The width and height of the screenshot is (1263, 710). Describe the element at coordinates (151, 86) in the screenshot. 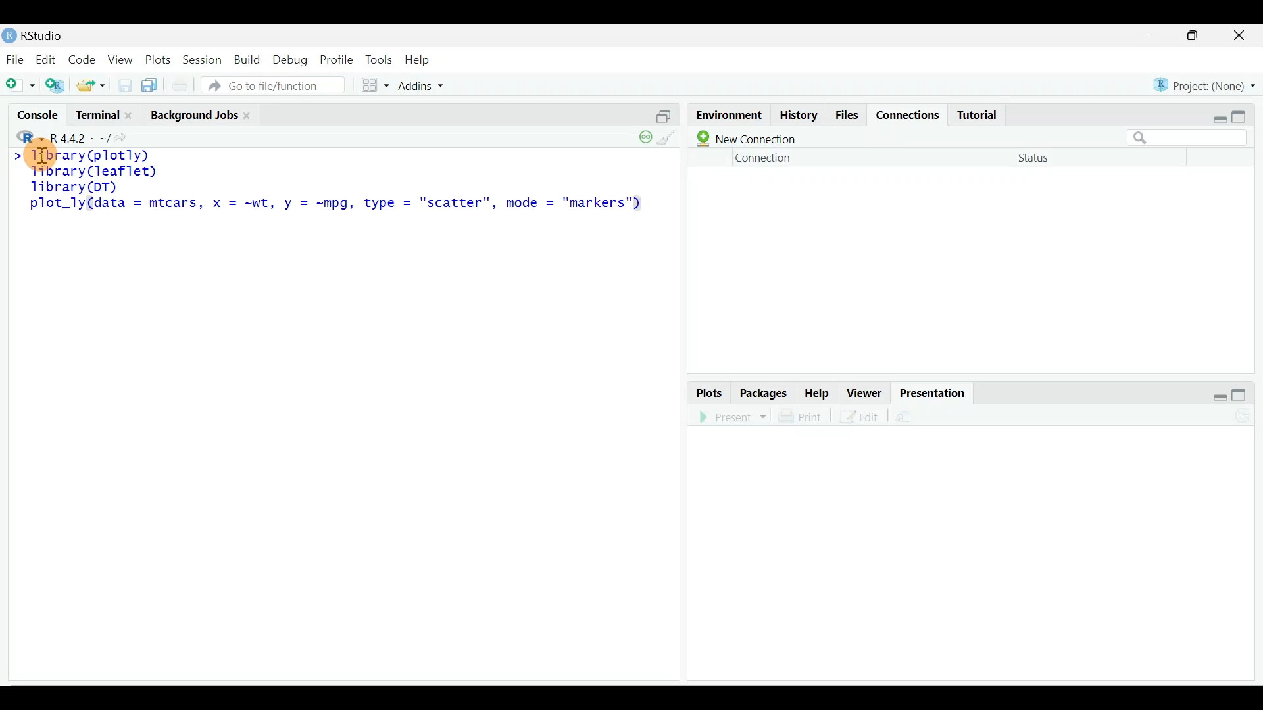

I see `Save all open documents` at that location.